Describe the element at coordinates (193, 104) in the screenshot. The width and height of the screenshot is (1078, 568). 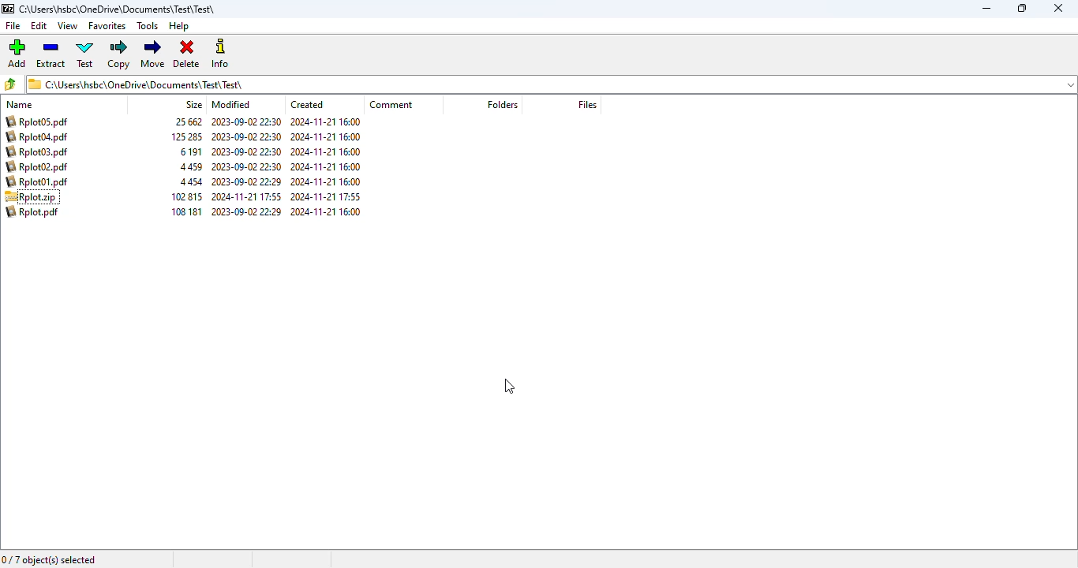
I see `size` at that location.